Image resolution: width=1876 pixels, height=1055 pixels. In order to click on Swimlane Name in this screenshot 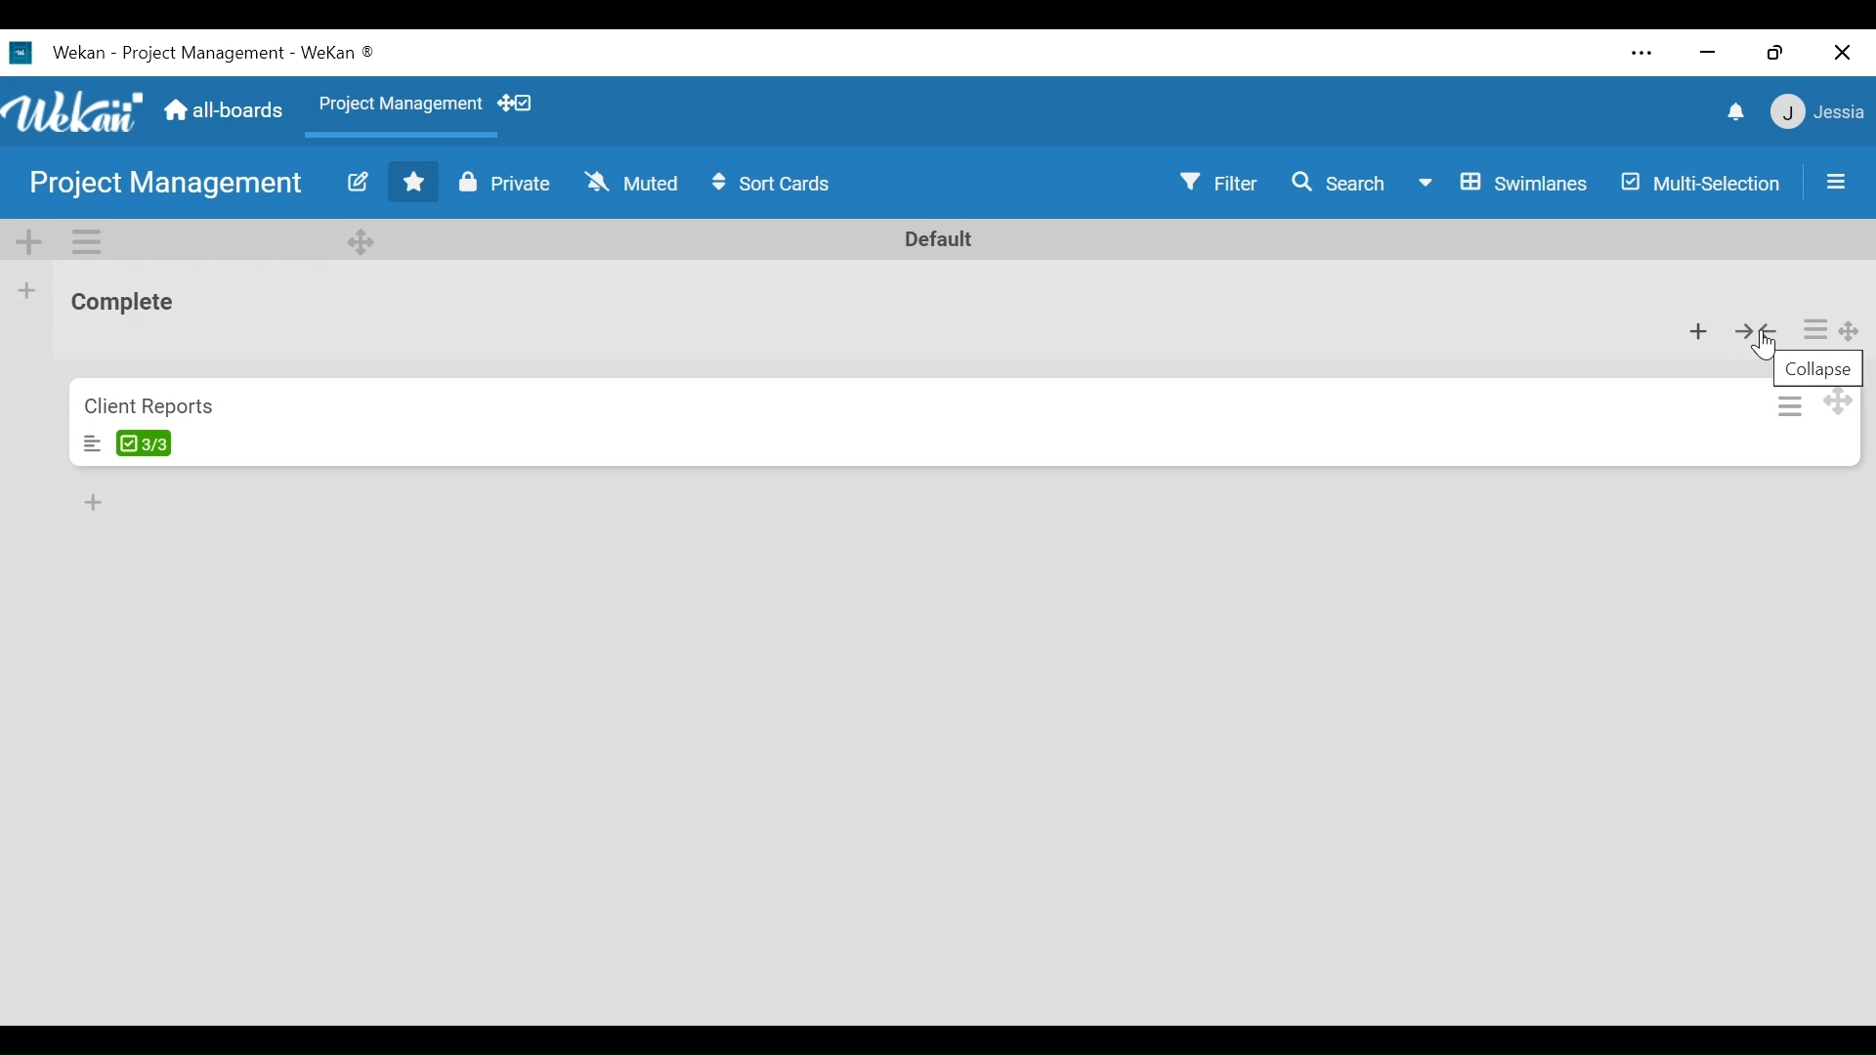, I will do `click(939, 238)`.